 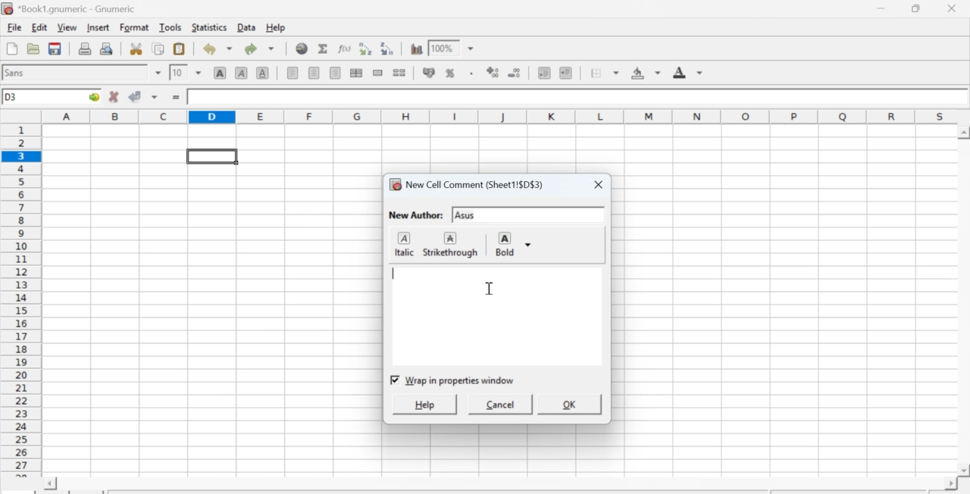 I want to click on Copy, so click(x=161, y=49).